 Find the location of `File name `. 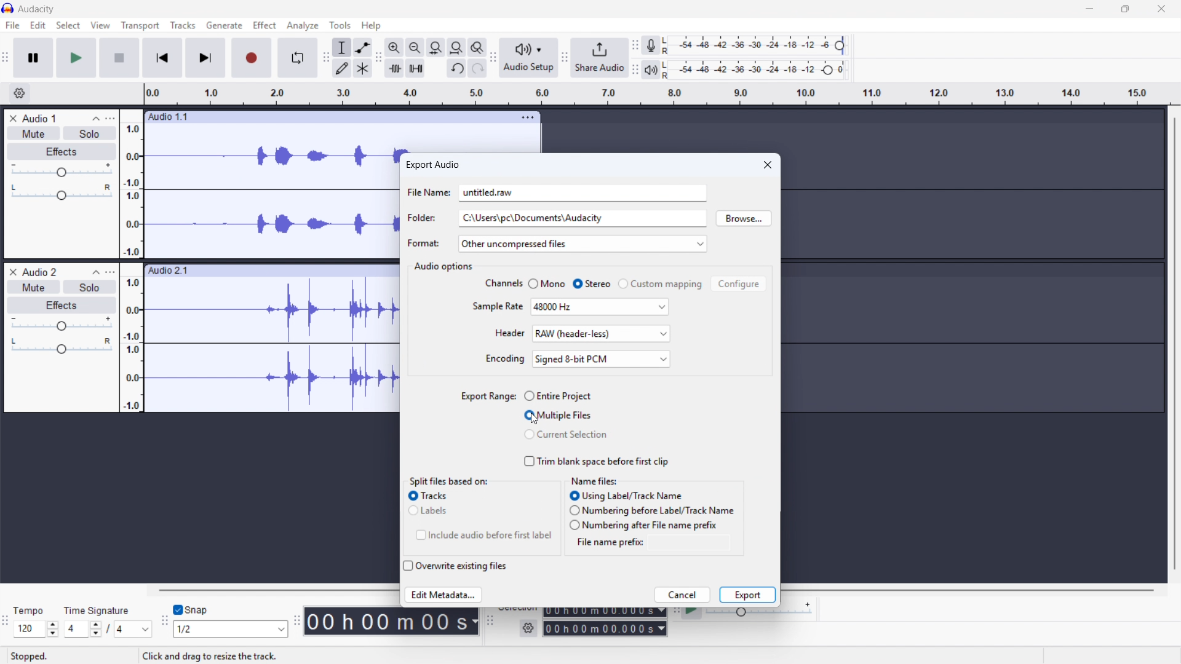

File name  is located at coordinates (583, 193).